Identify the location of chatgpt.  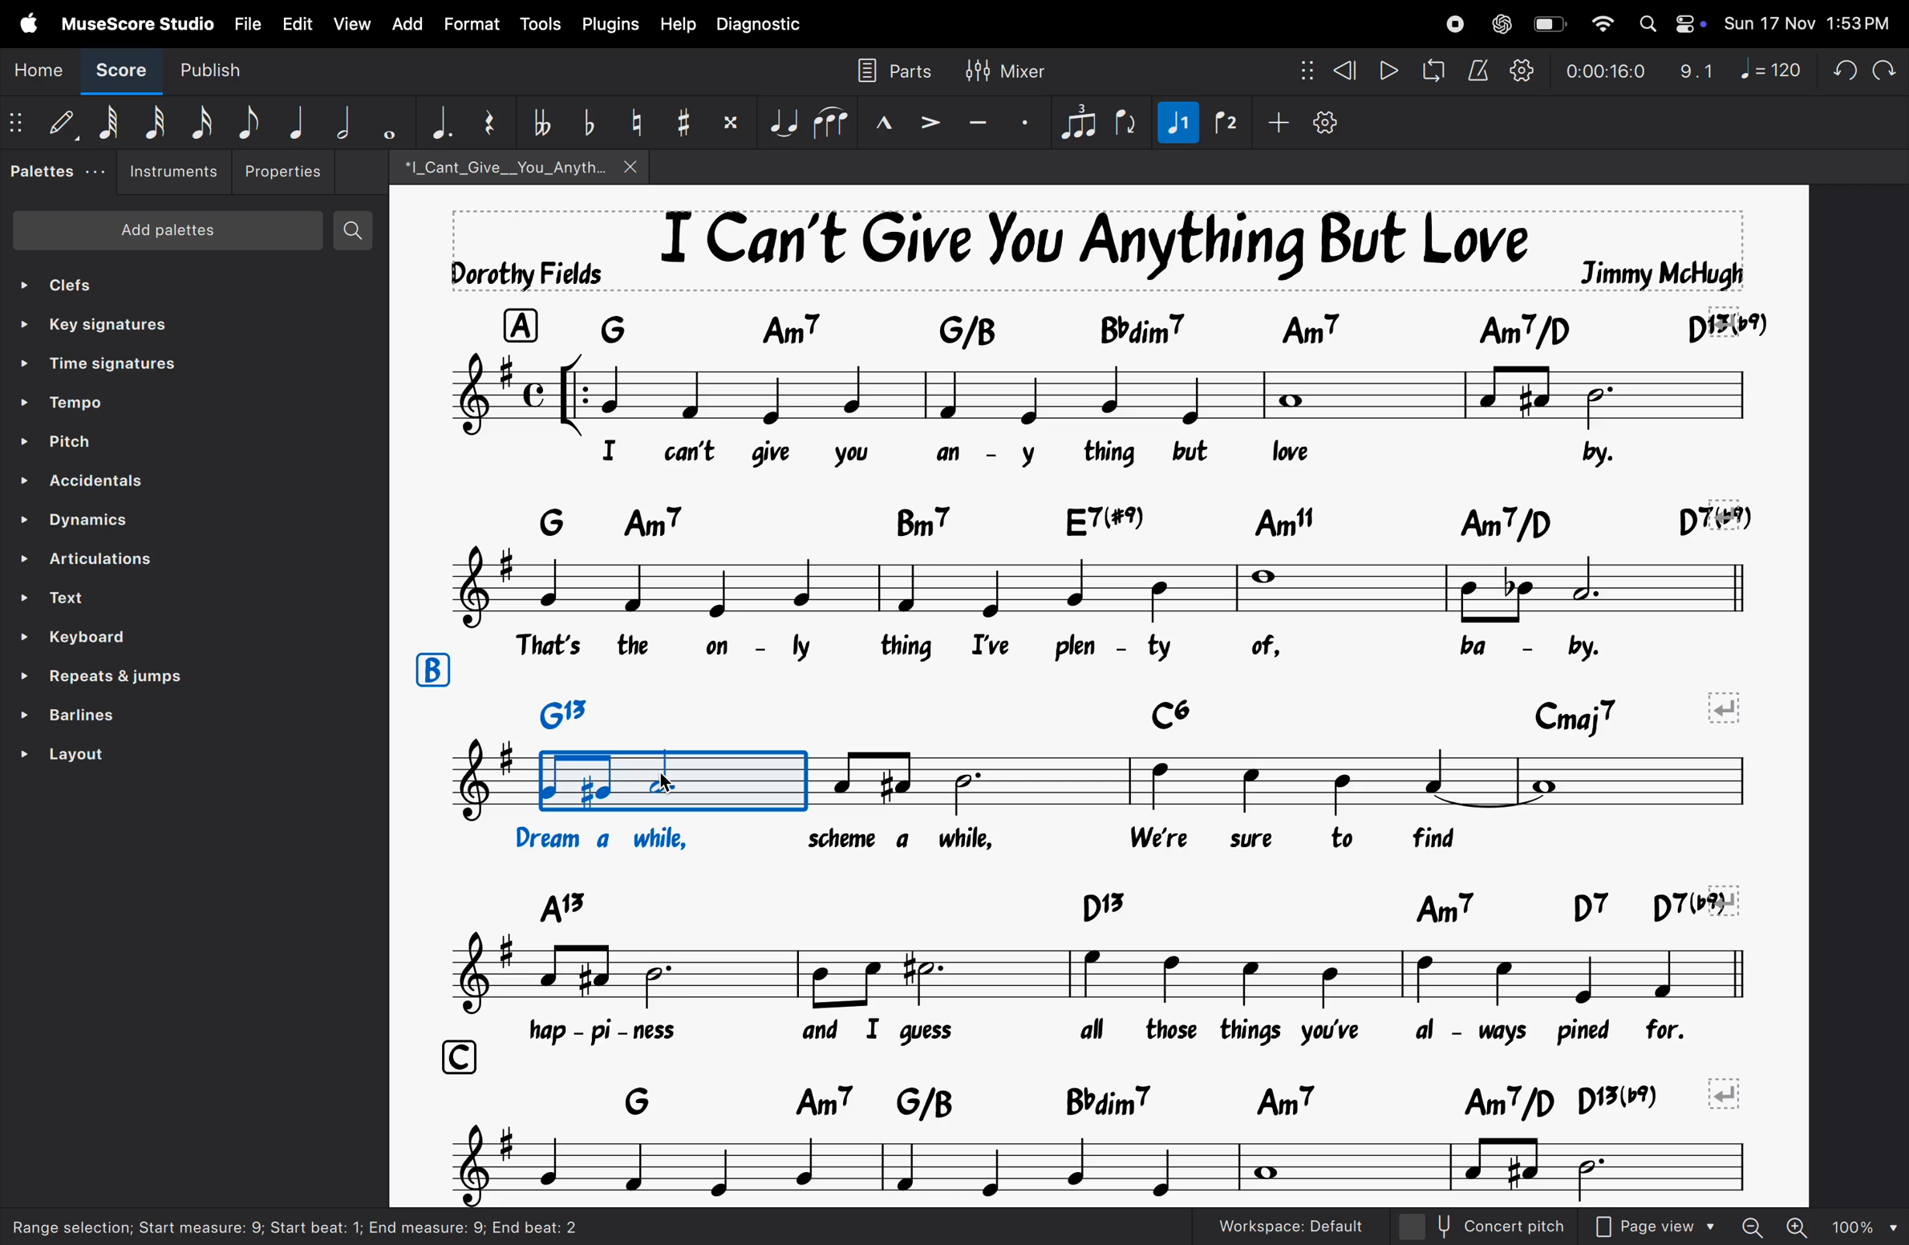
(1502, 24).